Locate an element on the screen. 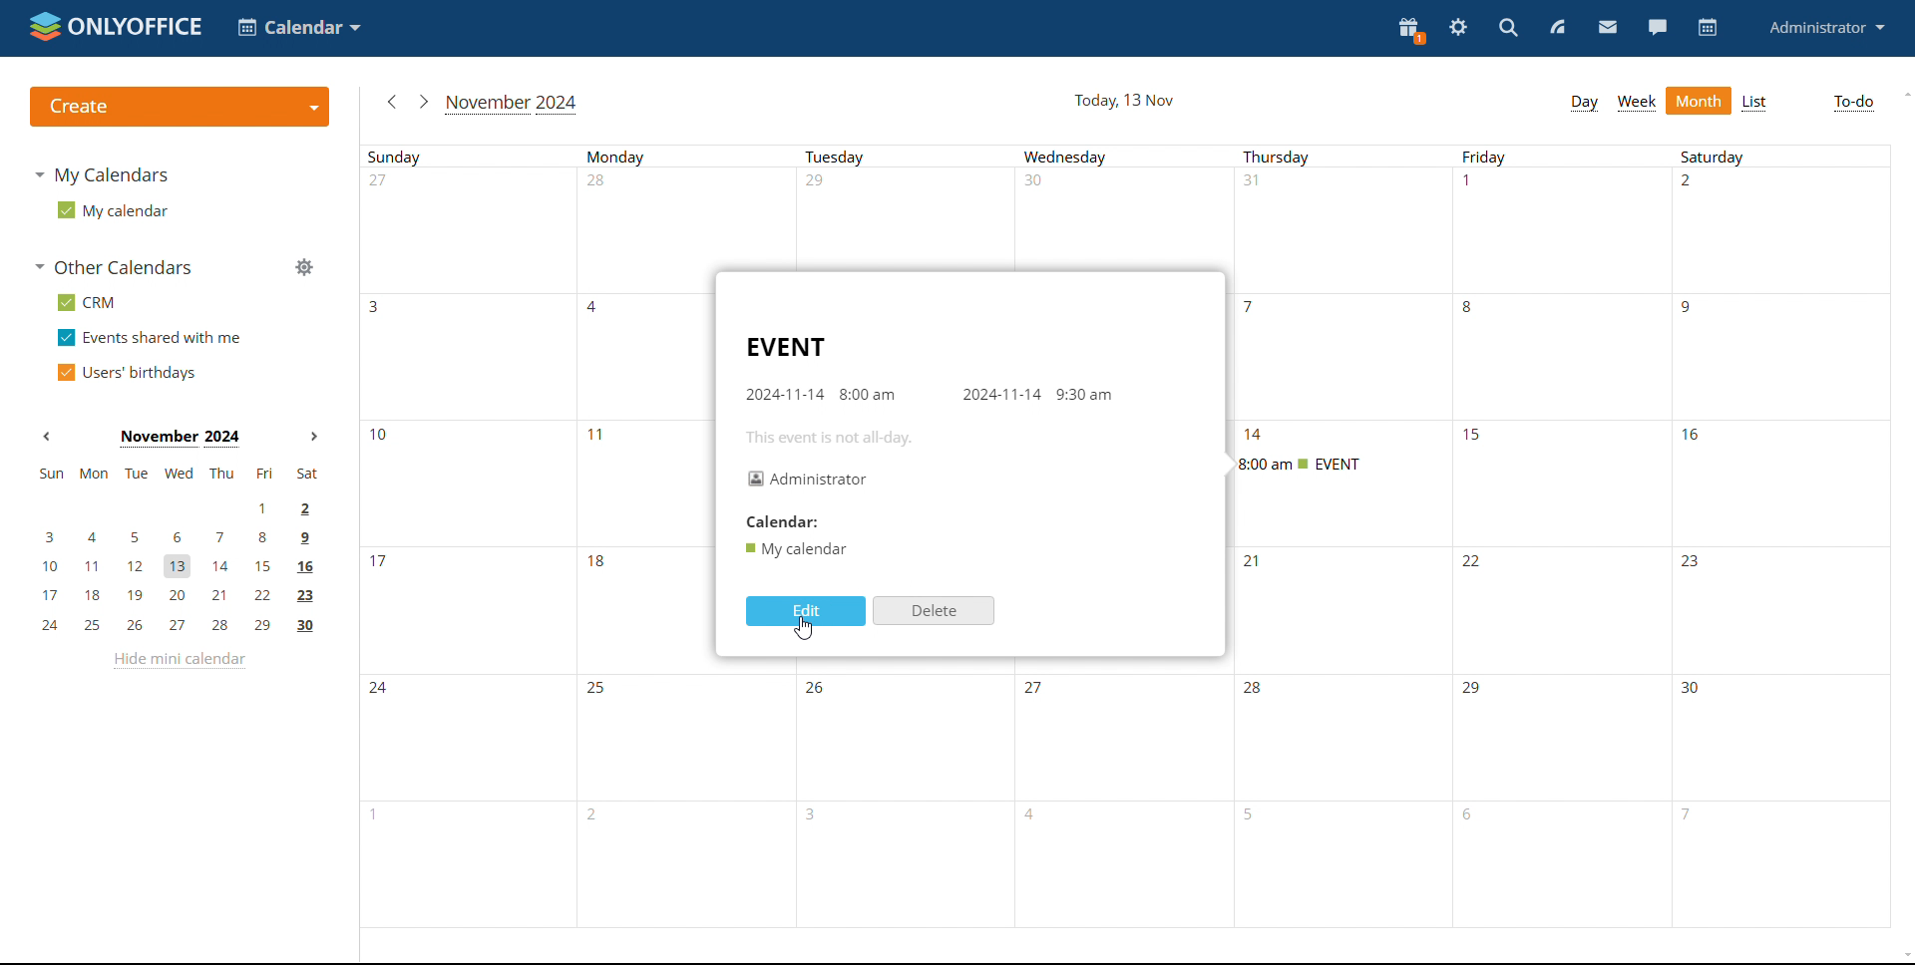 Image resolution: width=1915 pixels, height=965 pixels. next month is located at coordinates (314, 437).